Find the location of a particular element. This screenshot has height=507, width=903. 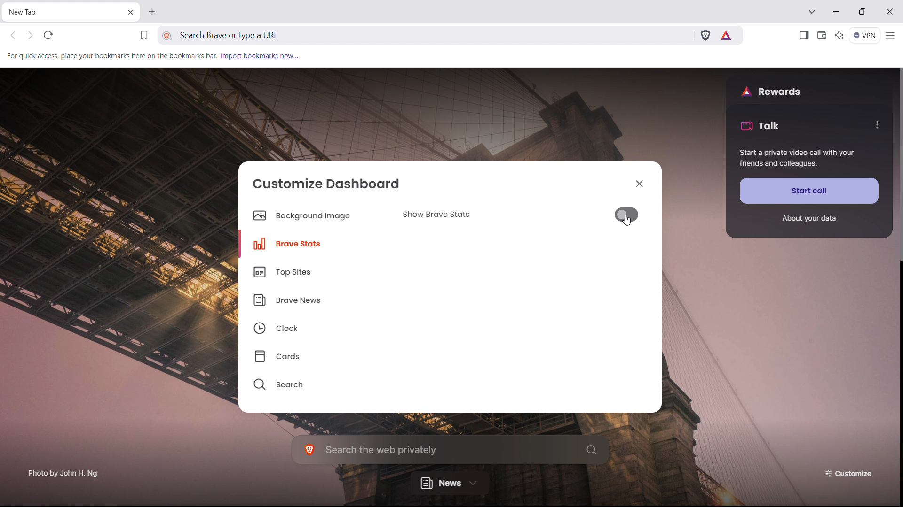

brave news is located at coordinates (314, 299).